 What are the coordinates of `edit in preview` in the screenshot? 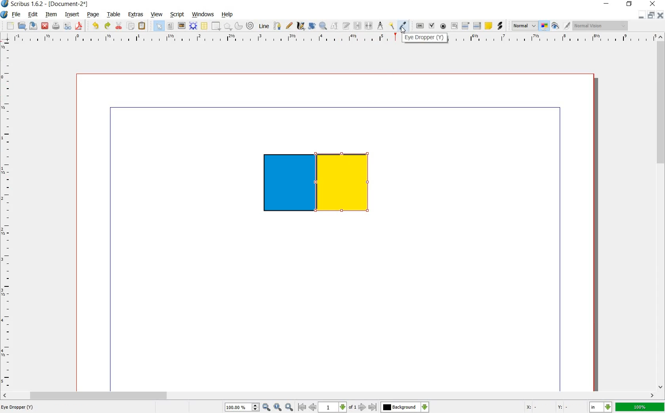 It's located at (566, 25).